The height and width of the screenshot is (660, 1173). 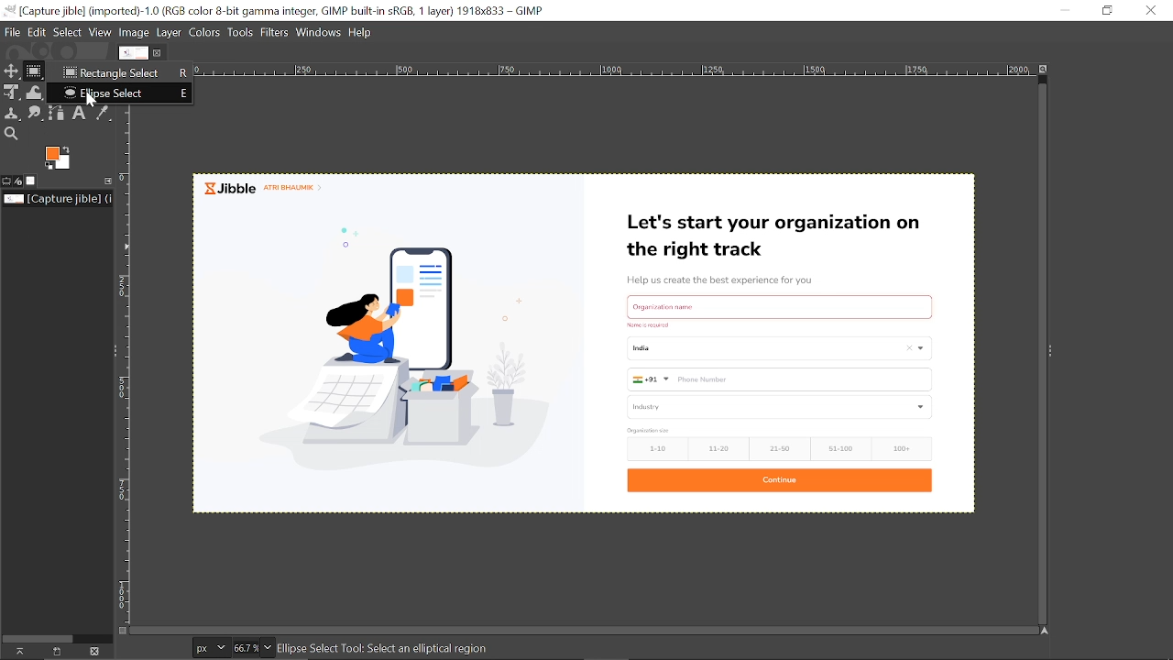 I want to click on Delete this image, so click(x=97, y=651).